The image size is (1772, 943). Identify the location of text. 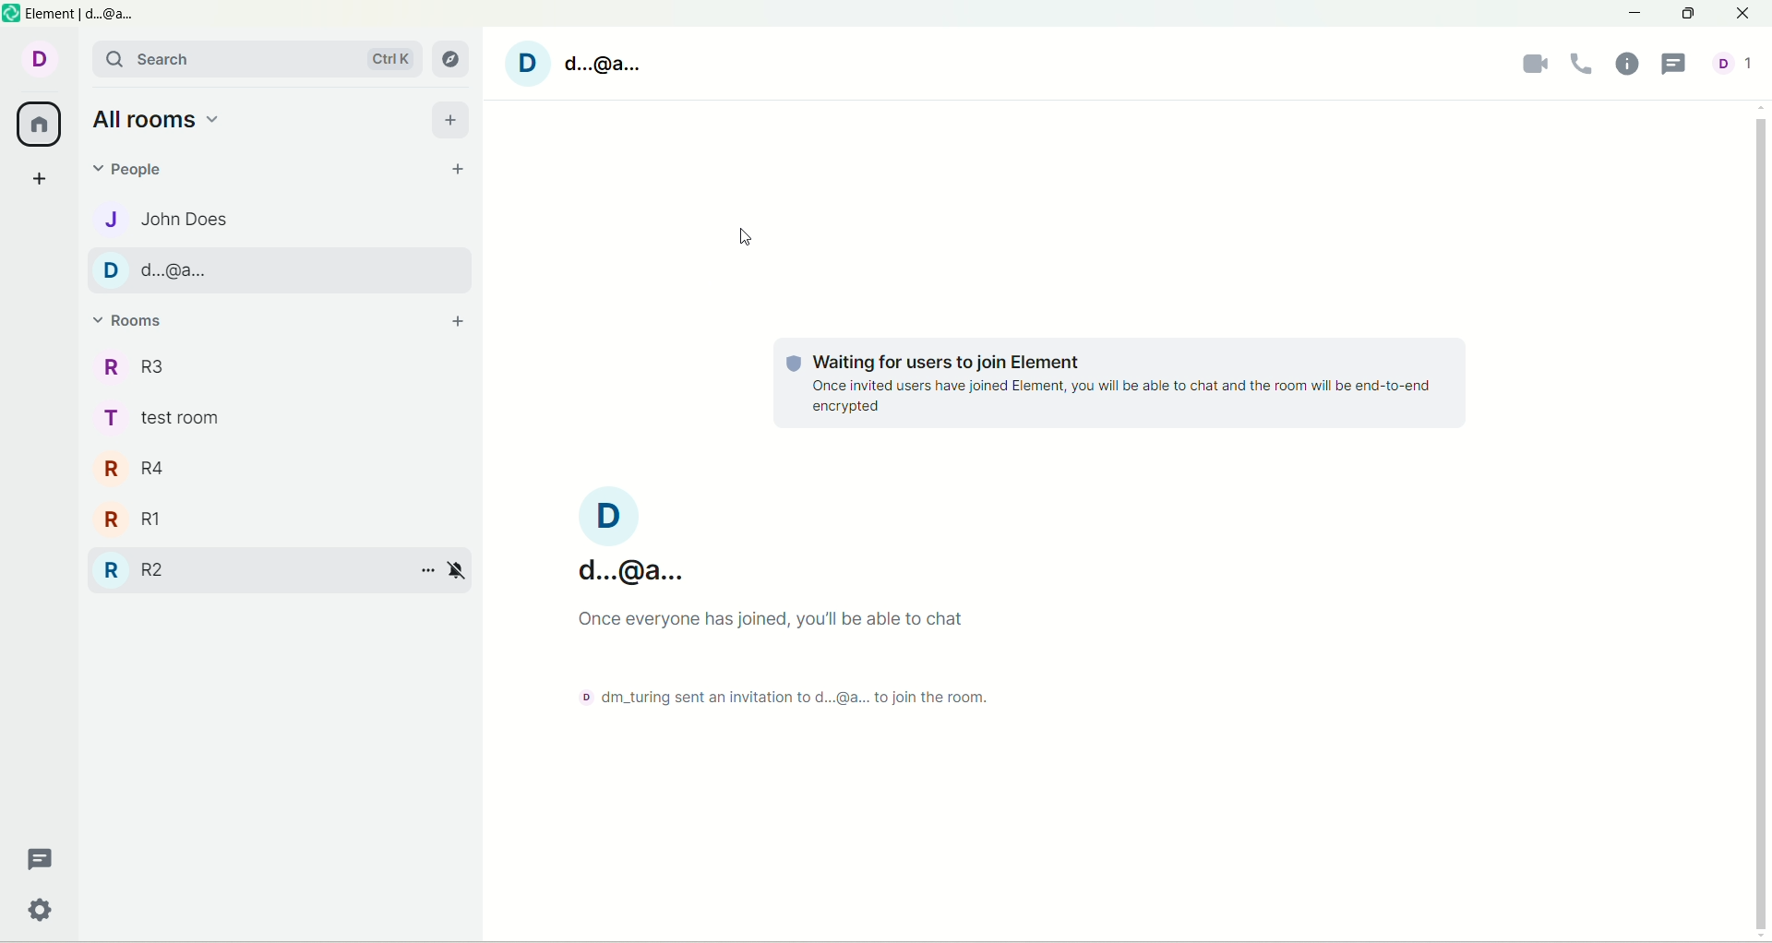
(799, 626).